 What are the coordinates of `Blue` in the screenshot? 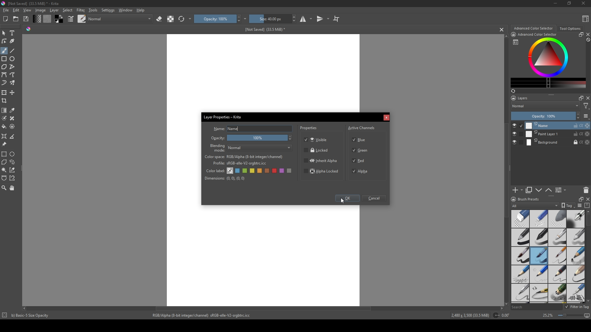 It's located at (360, 139).